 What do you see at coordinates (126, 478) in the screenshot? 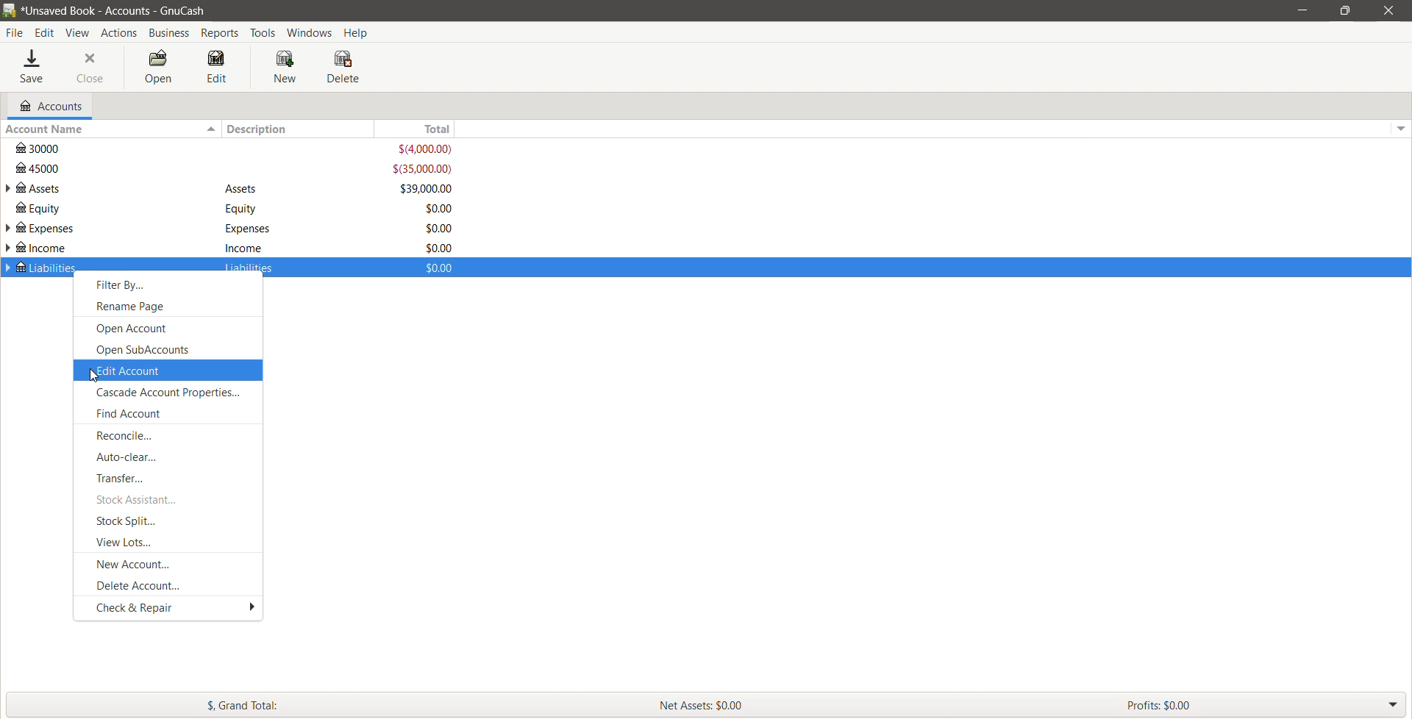
I see `Transfer` at bounding box center [126, 478].